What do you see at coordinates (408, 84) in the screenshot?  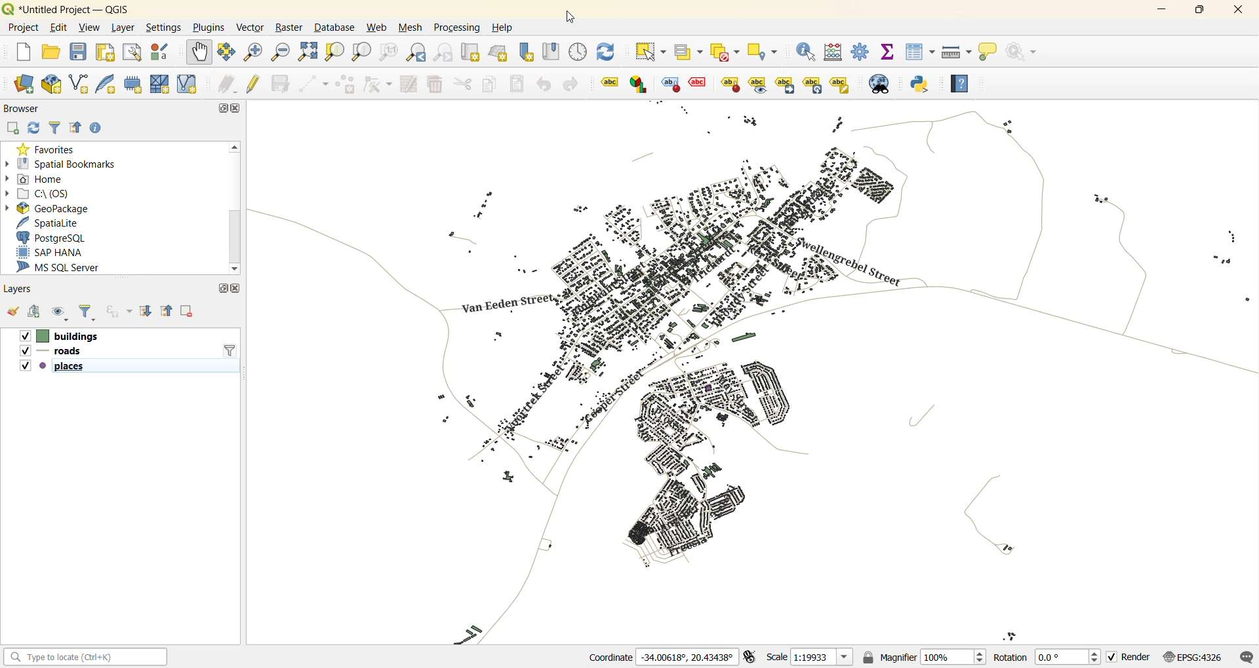 I see `modify` at bounding box center [408, 84].